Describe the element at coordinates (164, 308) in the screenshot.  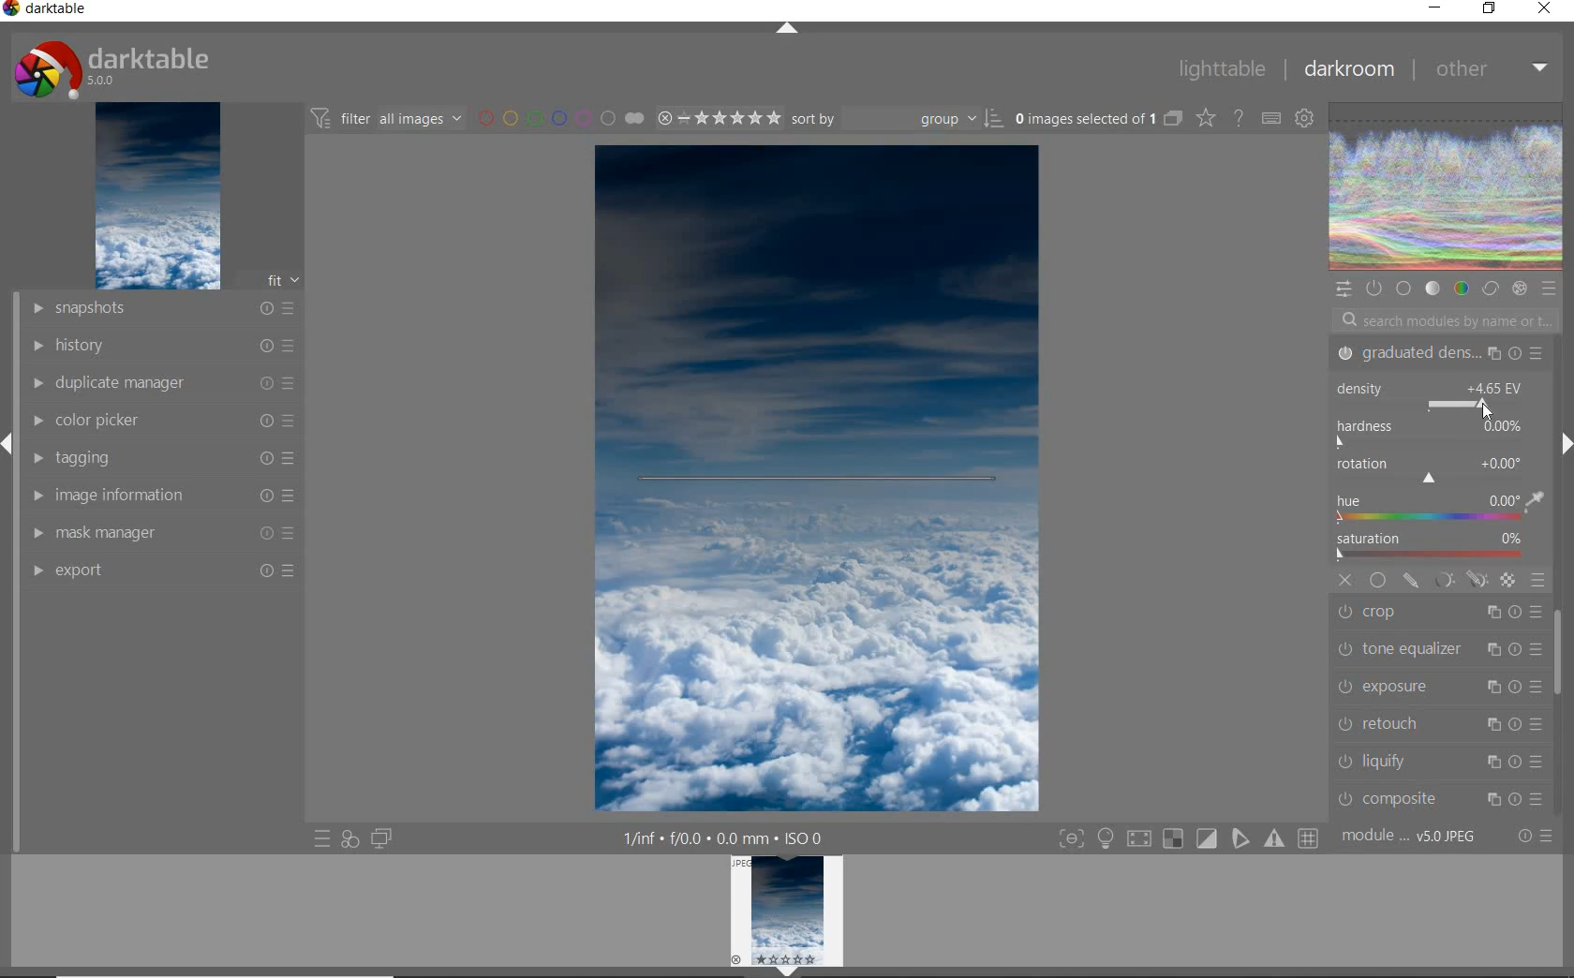
I see `SNAPSHOTS` at that location.